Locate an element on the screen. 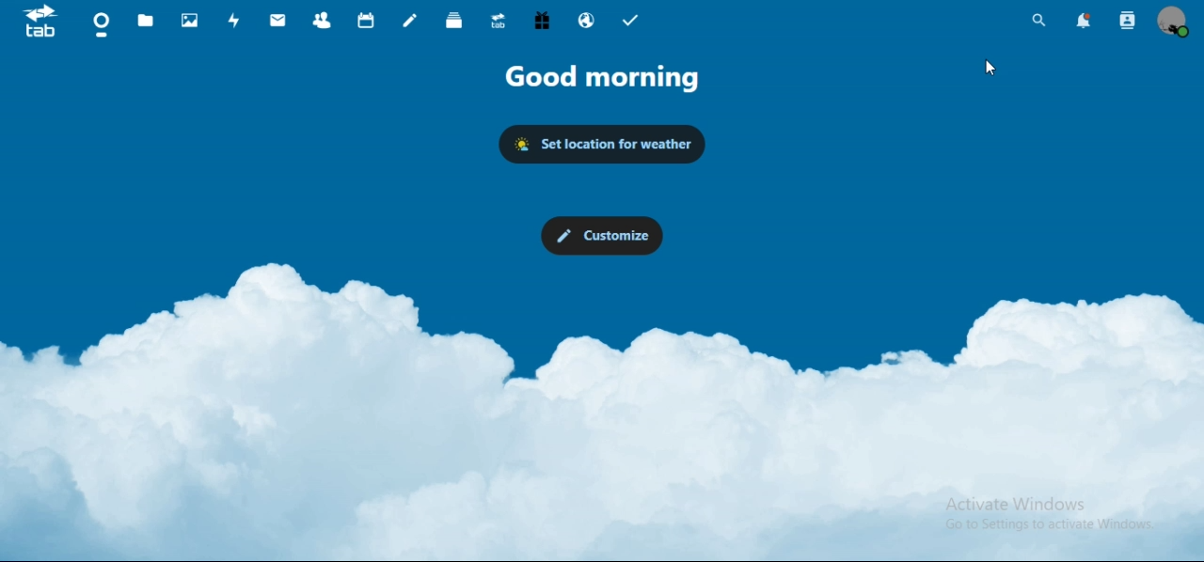  email hosting is located at coordinates (586, 21).